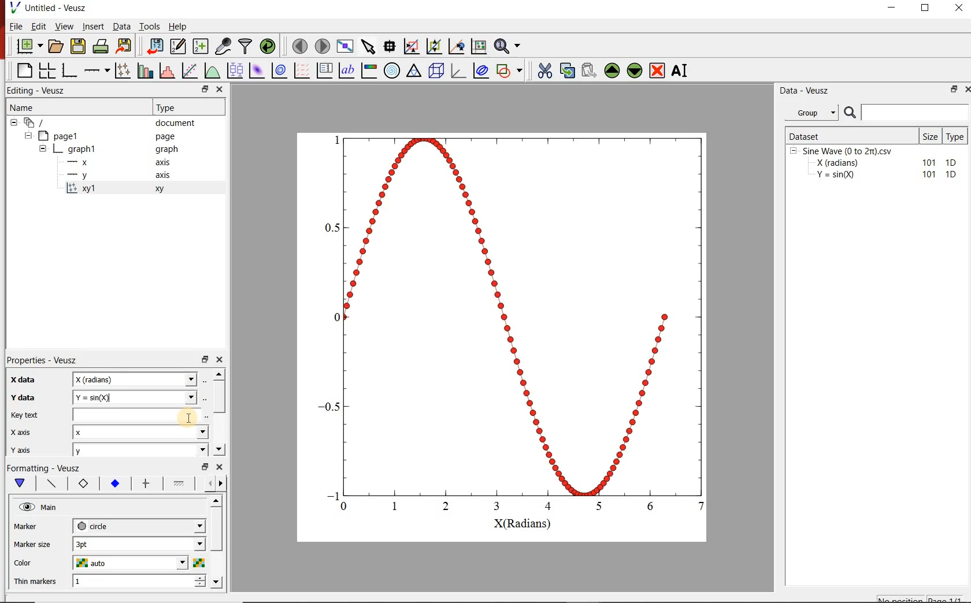 The image size is (971, 603). Describe the element at coordinates (179, 485) in the screenshot. I see `options` at that location.